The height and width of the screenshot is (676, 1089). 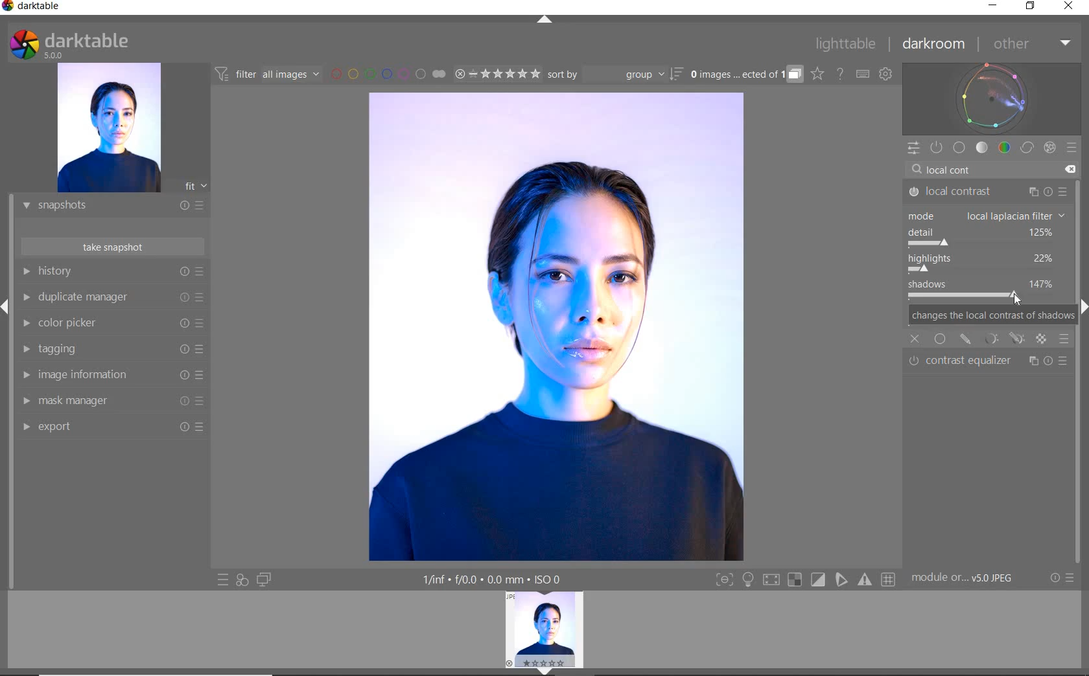 I want to click on mode: bilateral grid, so click(x=987, y=216).